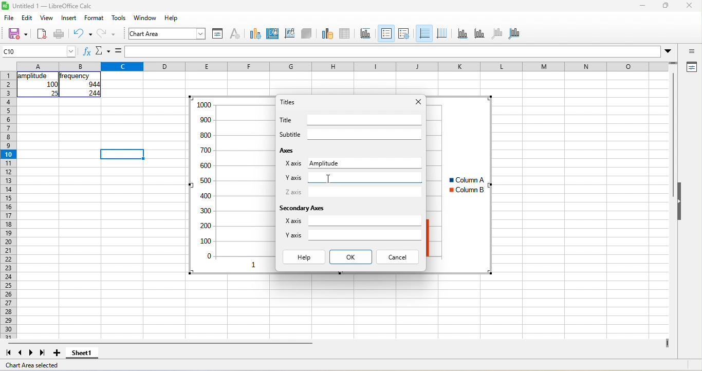  I want to click on X axis, so click(293, 163).